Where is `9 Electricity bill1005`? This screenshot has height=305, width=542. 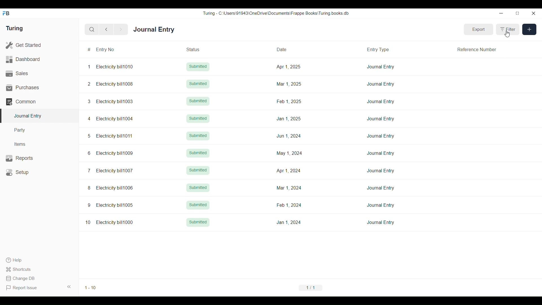
9 Electricity bill1005 is located at coordinates (111, 205).